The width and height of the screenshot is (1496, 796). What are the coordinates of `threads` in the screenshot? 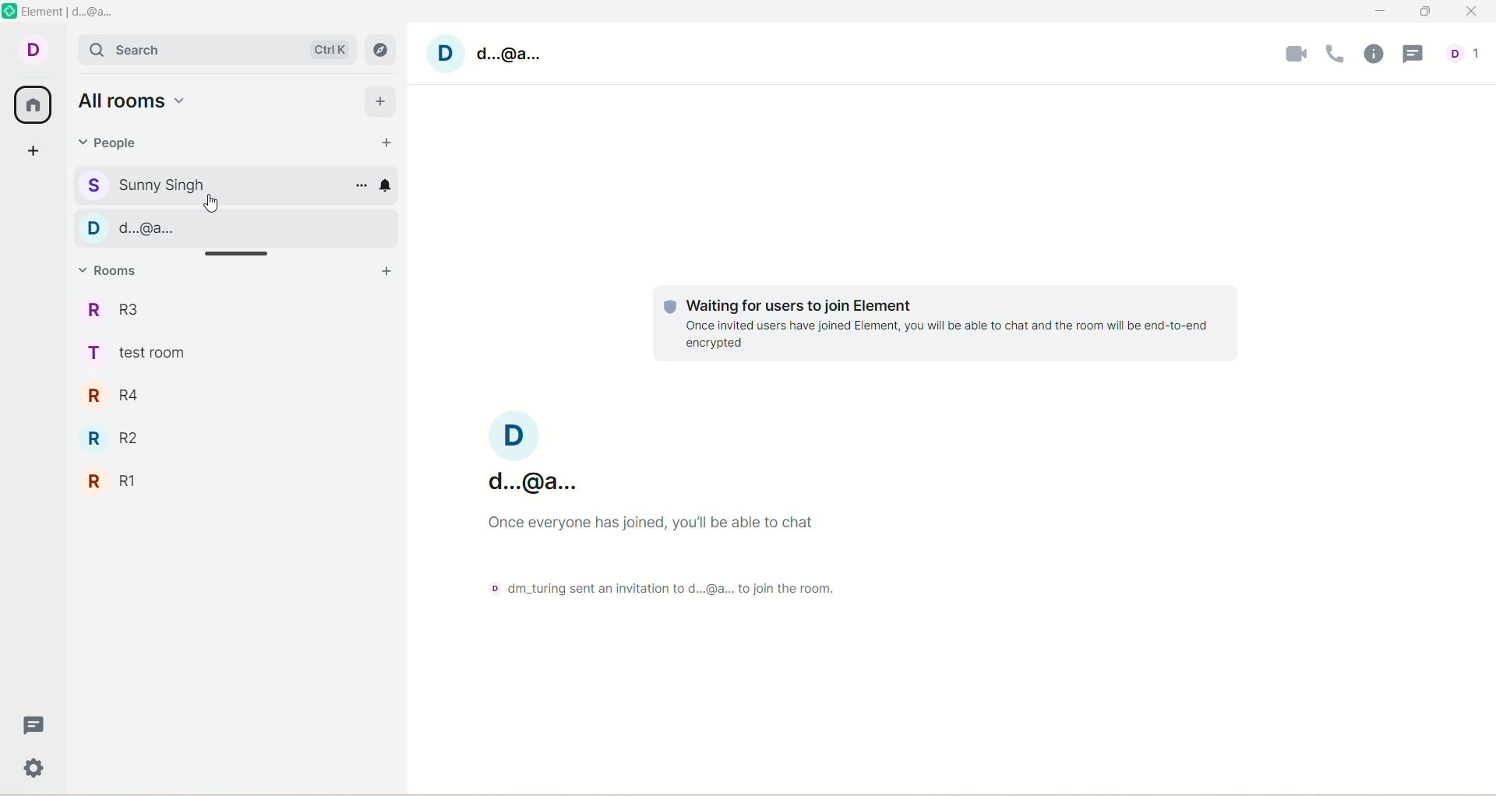 It's located at (1413, 54).